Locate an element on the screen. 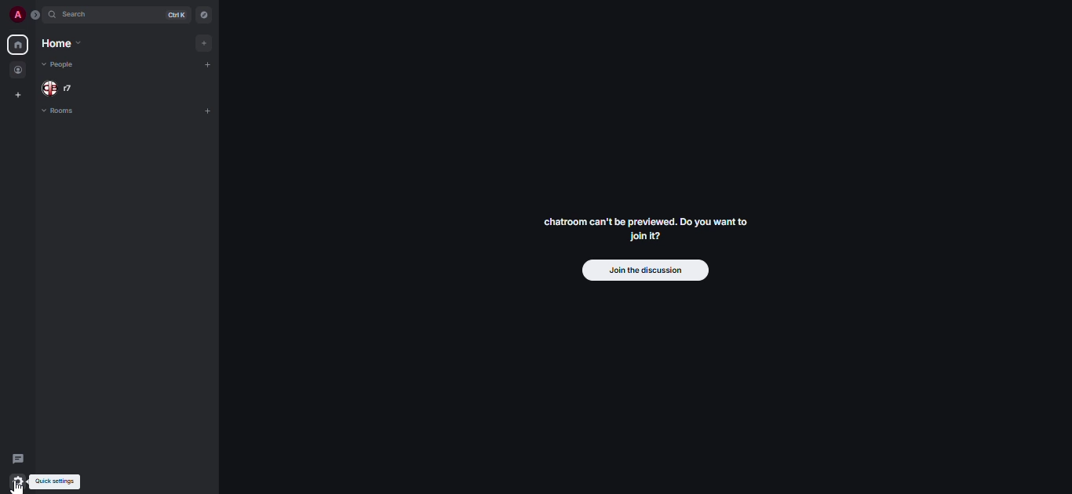  profile is located at coordinates (16, 14).